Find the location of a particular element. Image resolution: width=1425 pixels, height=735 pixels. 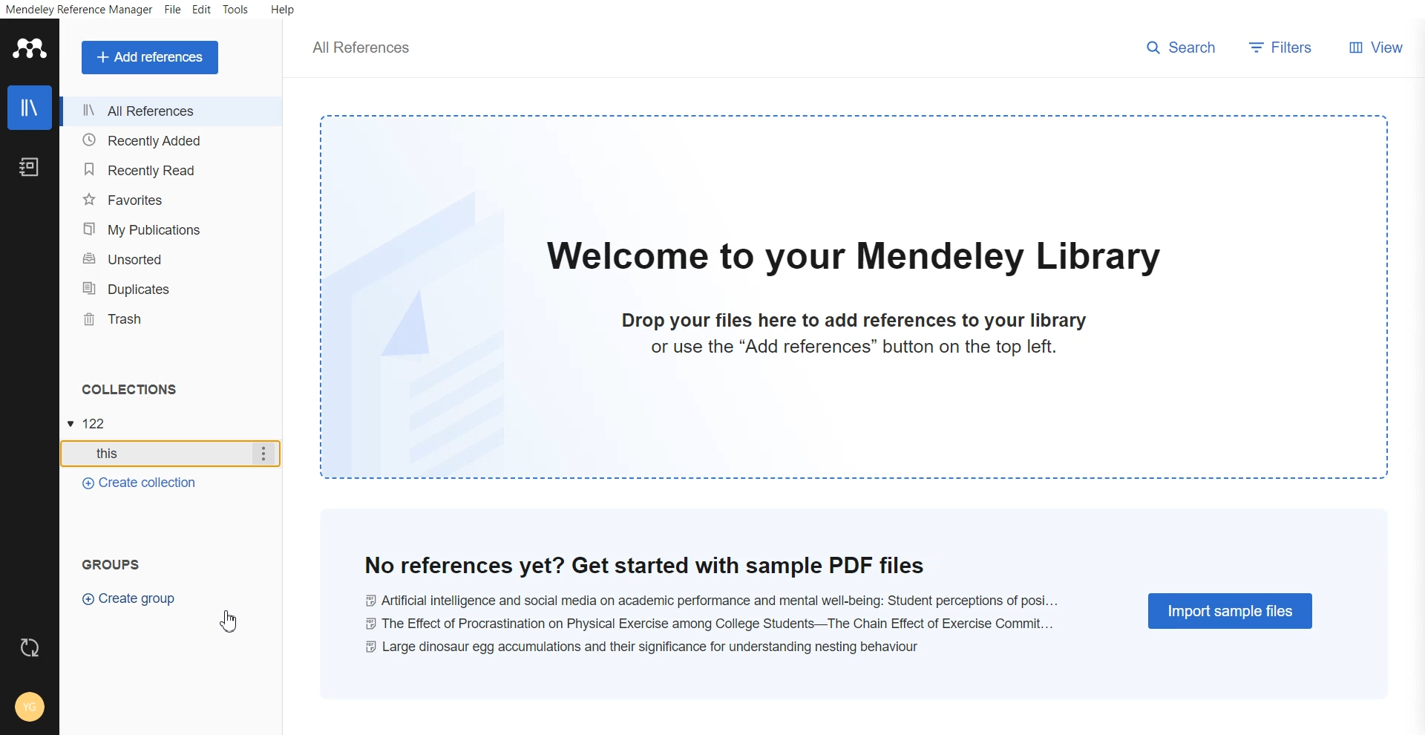

welcome to our mendeley library is located at coordinates (854, 257).